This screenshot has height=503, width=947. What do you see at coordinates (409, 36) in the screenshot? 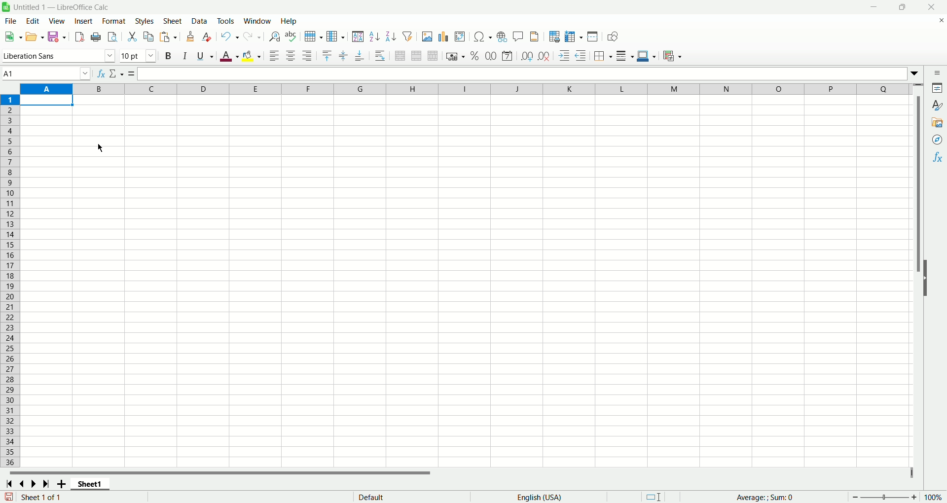
I see `autofilter` at bounding box center [409, 36].